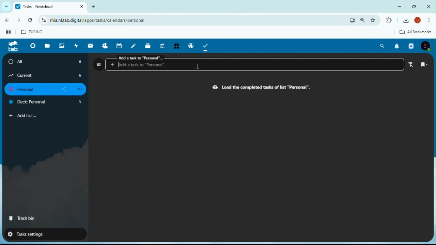 This screenshot has width=436, height=245. What do you see at coordinates (47, 89) in the screenshot?
I see `Personal` at bounding box center [47, 89].